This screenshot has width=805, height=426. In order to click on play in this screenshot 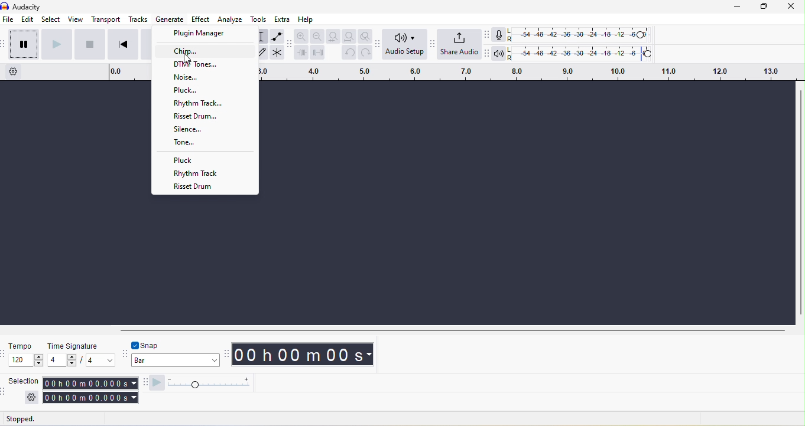, I will do `click(58, 45)`.